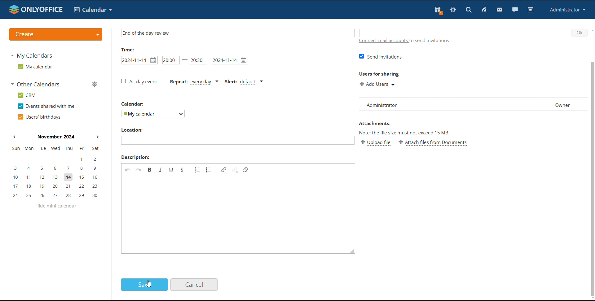 This screenshot has width=595, height=301. I want to click on Remove format, so click(246, 170).